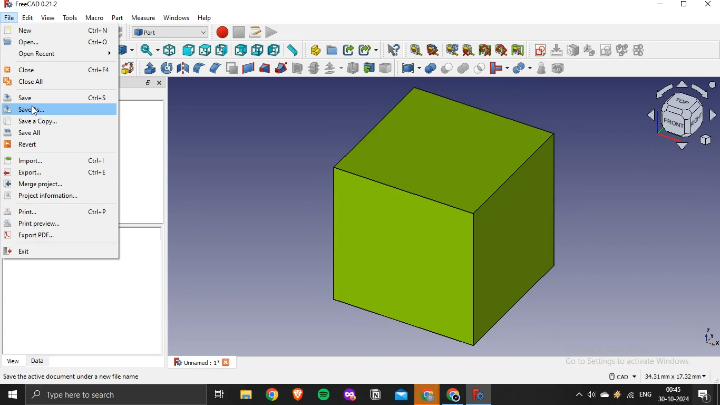 Image resolution: width=720 pixels, height=405 pixels. I want to click on close, so click(57, 68).